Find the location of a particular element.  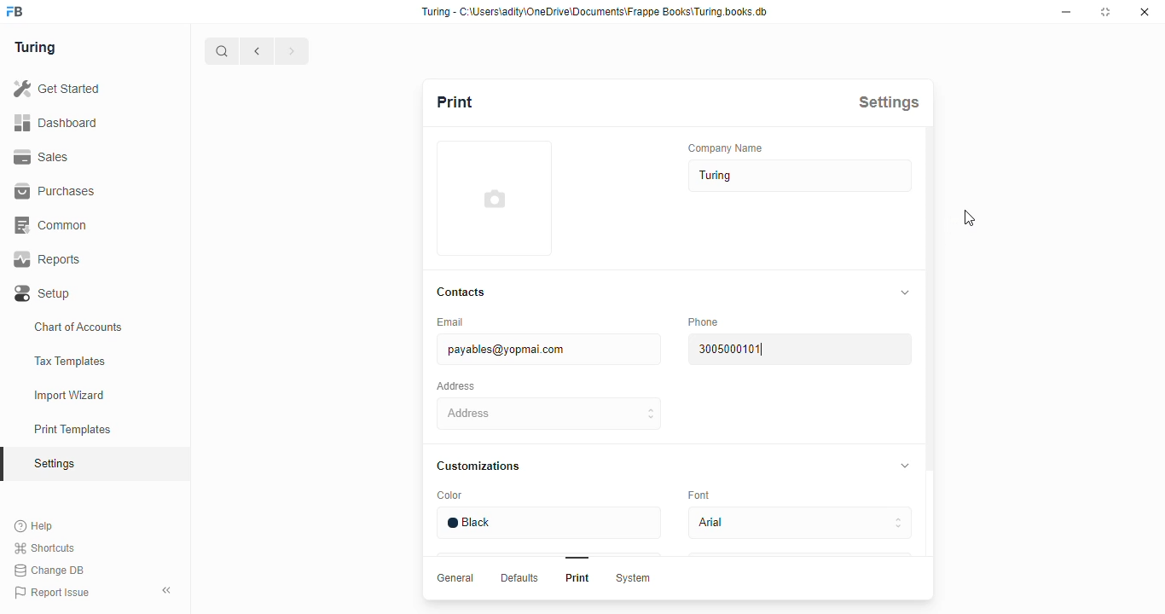

search  is located at coordinates (223, 50).